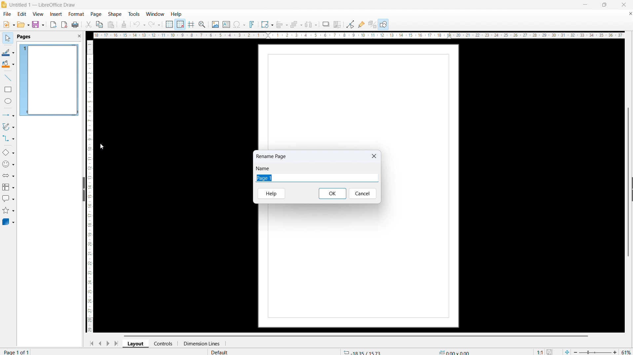 The width and height of the screenshot is (633, 355). I want to click on transformations, so click(267, 24).